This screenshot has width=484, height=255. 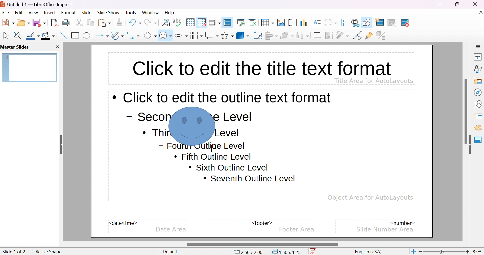 What do you see at coordinates (395, 23) in the screenshot?
I see `duplicate slide` at bounding box center [395, 23].